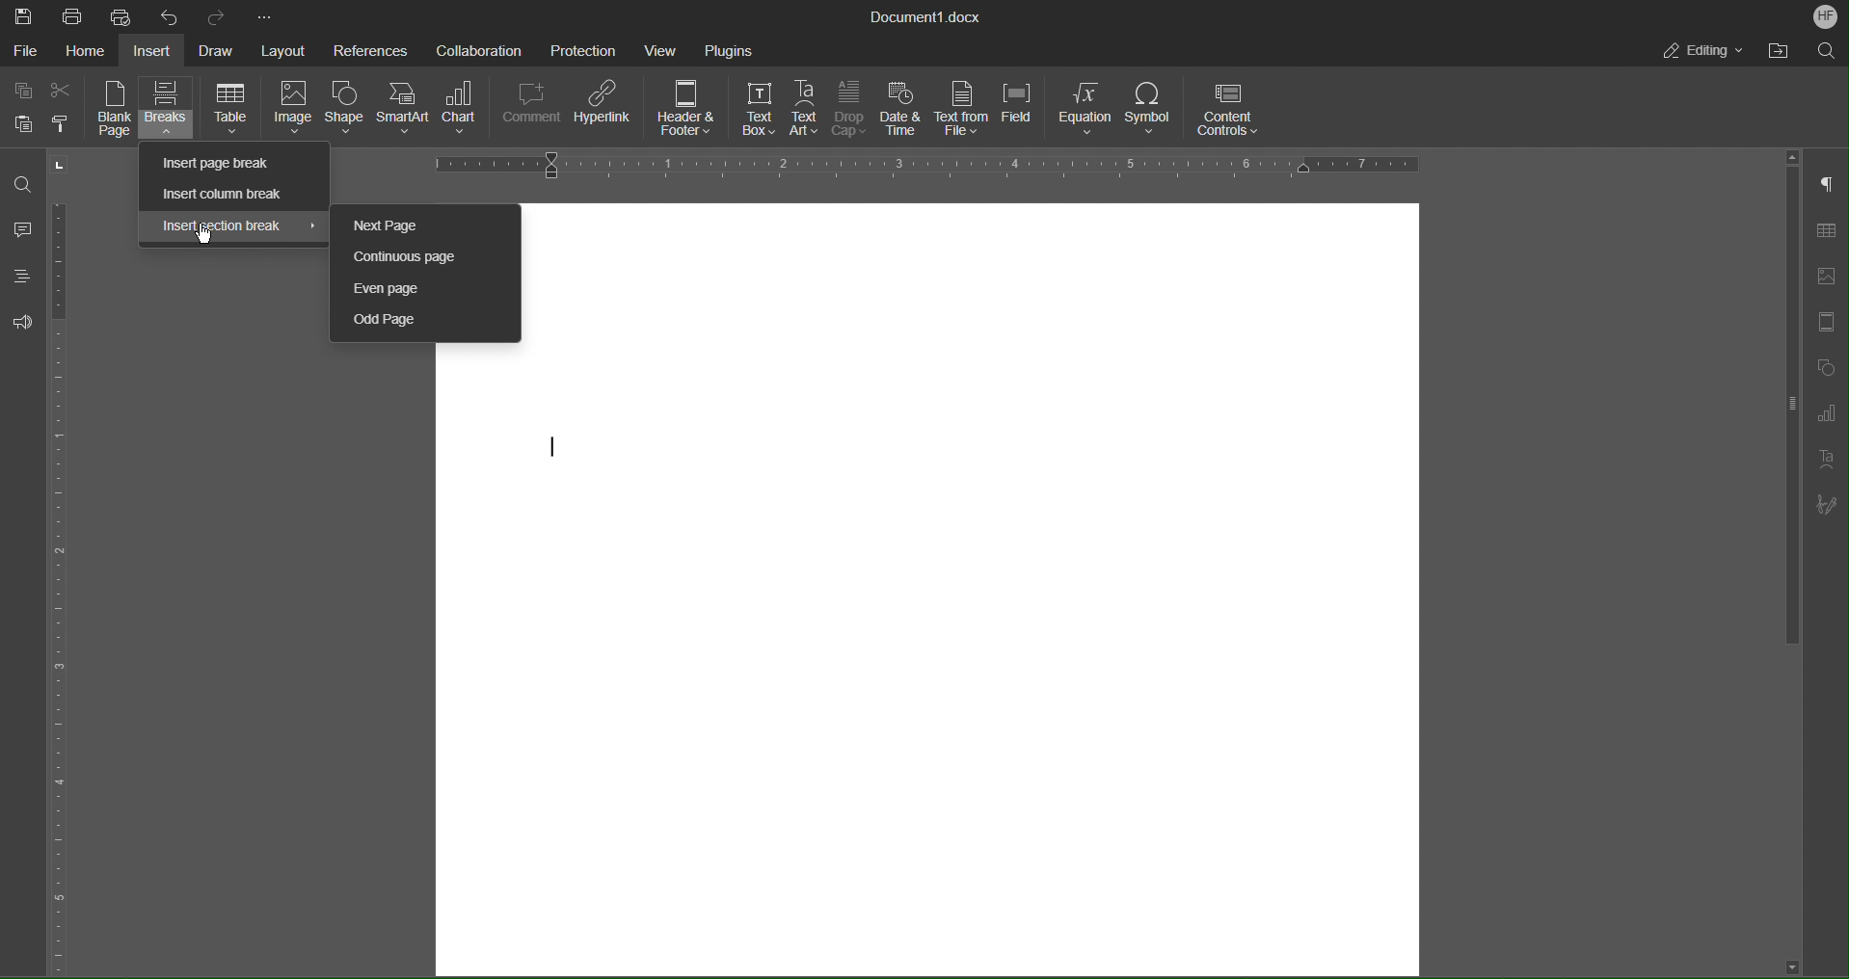 The width and height of the screenshot is (1849, 979). What do you see at coordinates (57, 591) in the screenshot?
I see `Vertical Color` at bounding box center [57, 591].